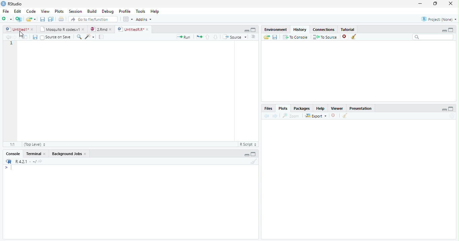 This screenshot has width=459, height=241. Describe the element at coordinates (348, 29) in the screenshot. I see `Tutorial` at that location.